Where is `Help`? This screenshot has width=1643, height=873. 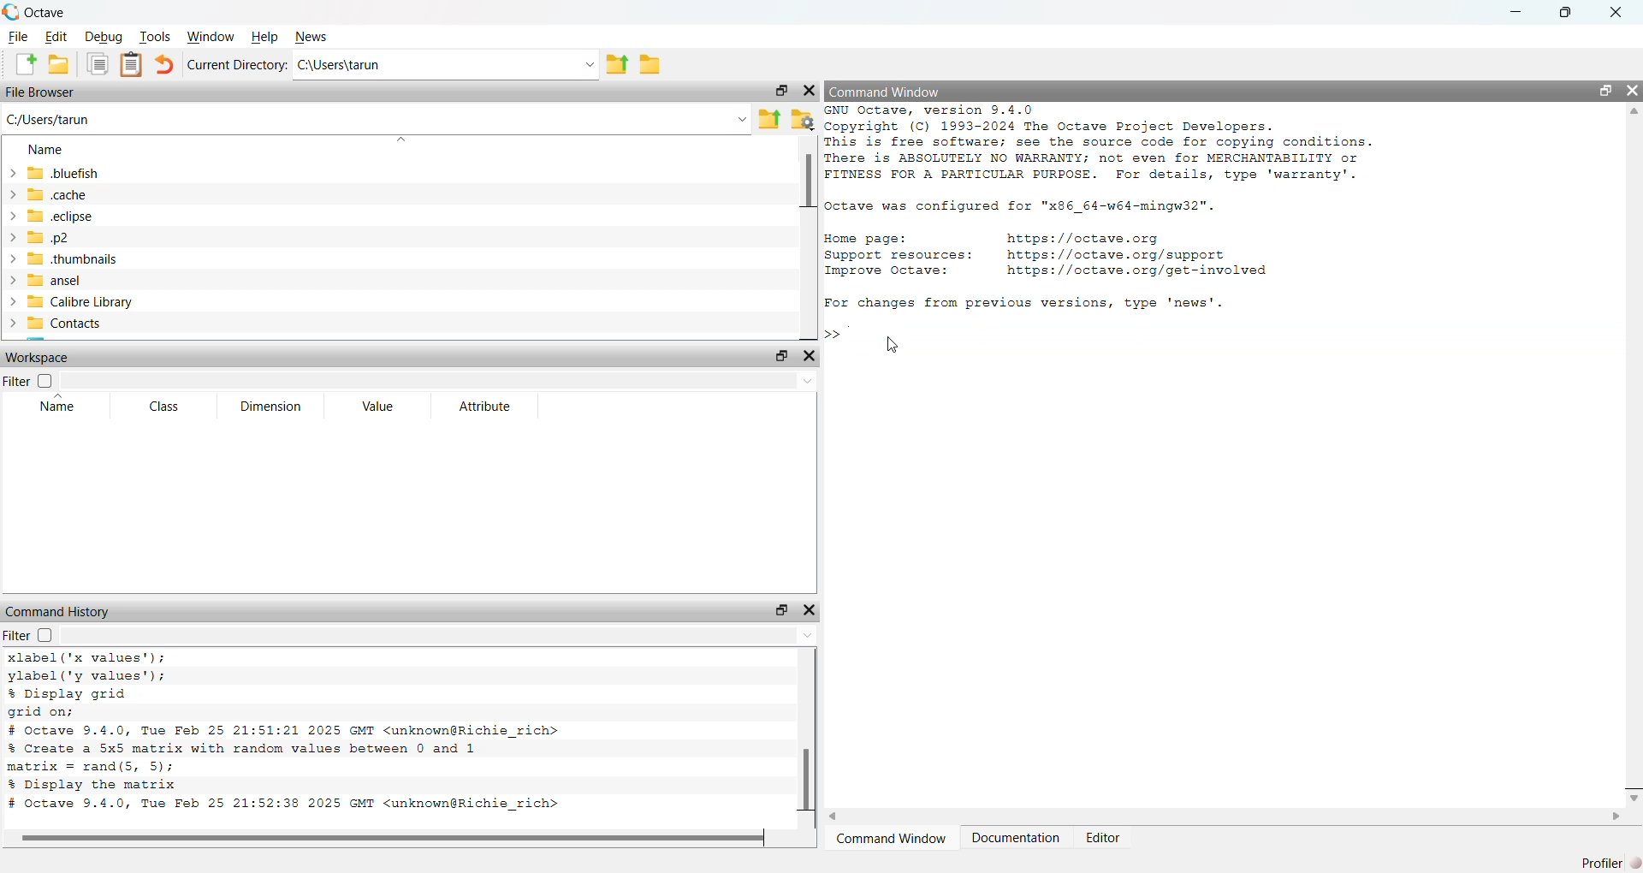 Help is located at coordinates (264, 35).